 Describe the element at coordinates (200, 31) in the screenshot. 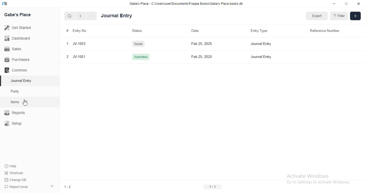

I see `Date` at that location.